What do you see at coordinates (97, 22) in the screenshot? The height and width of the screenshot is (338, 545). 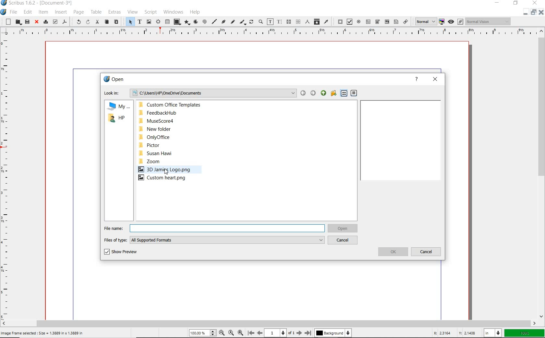 I see `cut` at bounding box center [97, 22].